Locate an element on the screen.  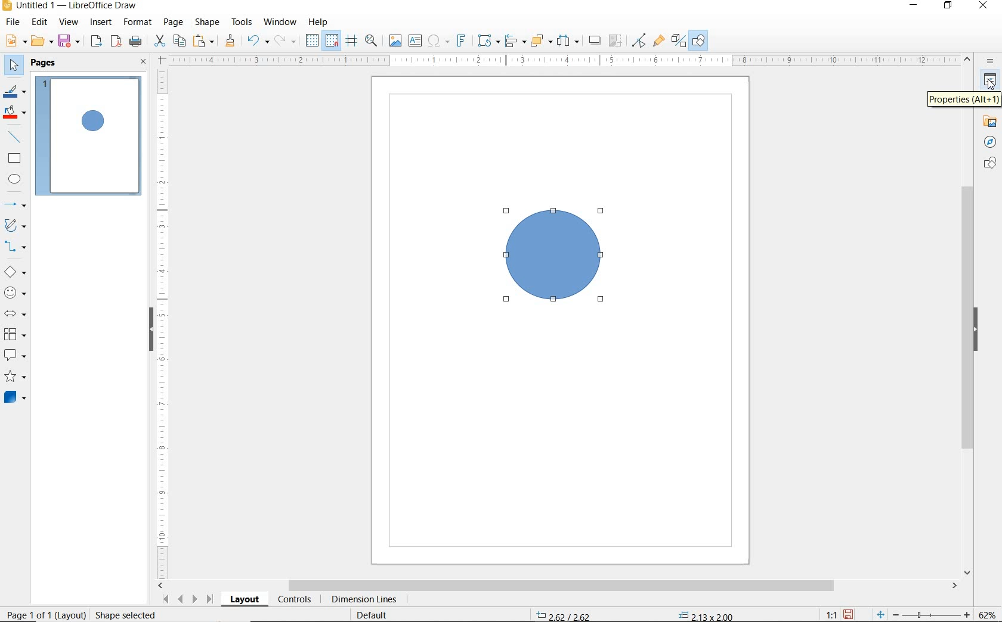
PAGE 1 is located at coordinates (91, 136).